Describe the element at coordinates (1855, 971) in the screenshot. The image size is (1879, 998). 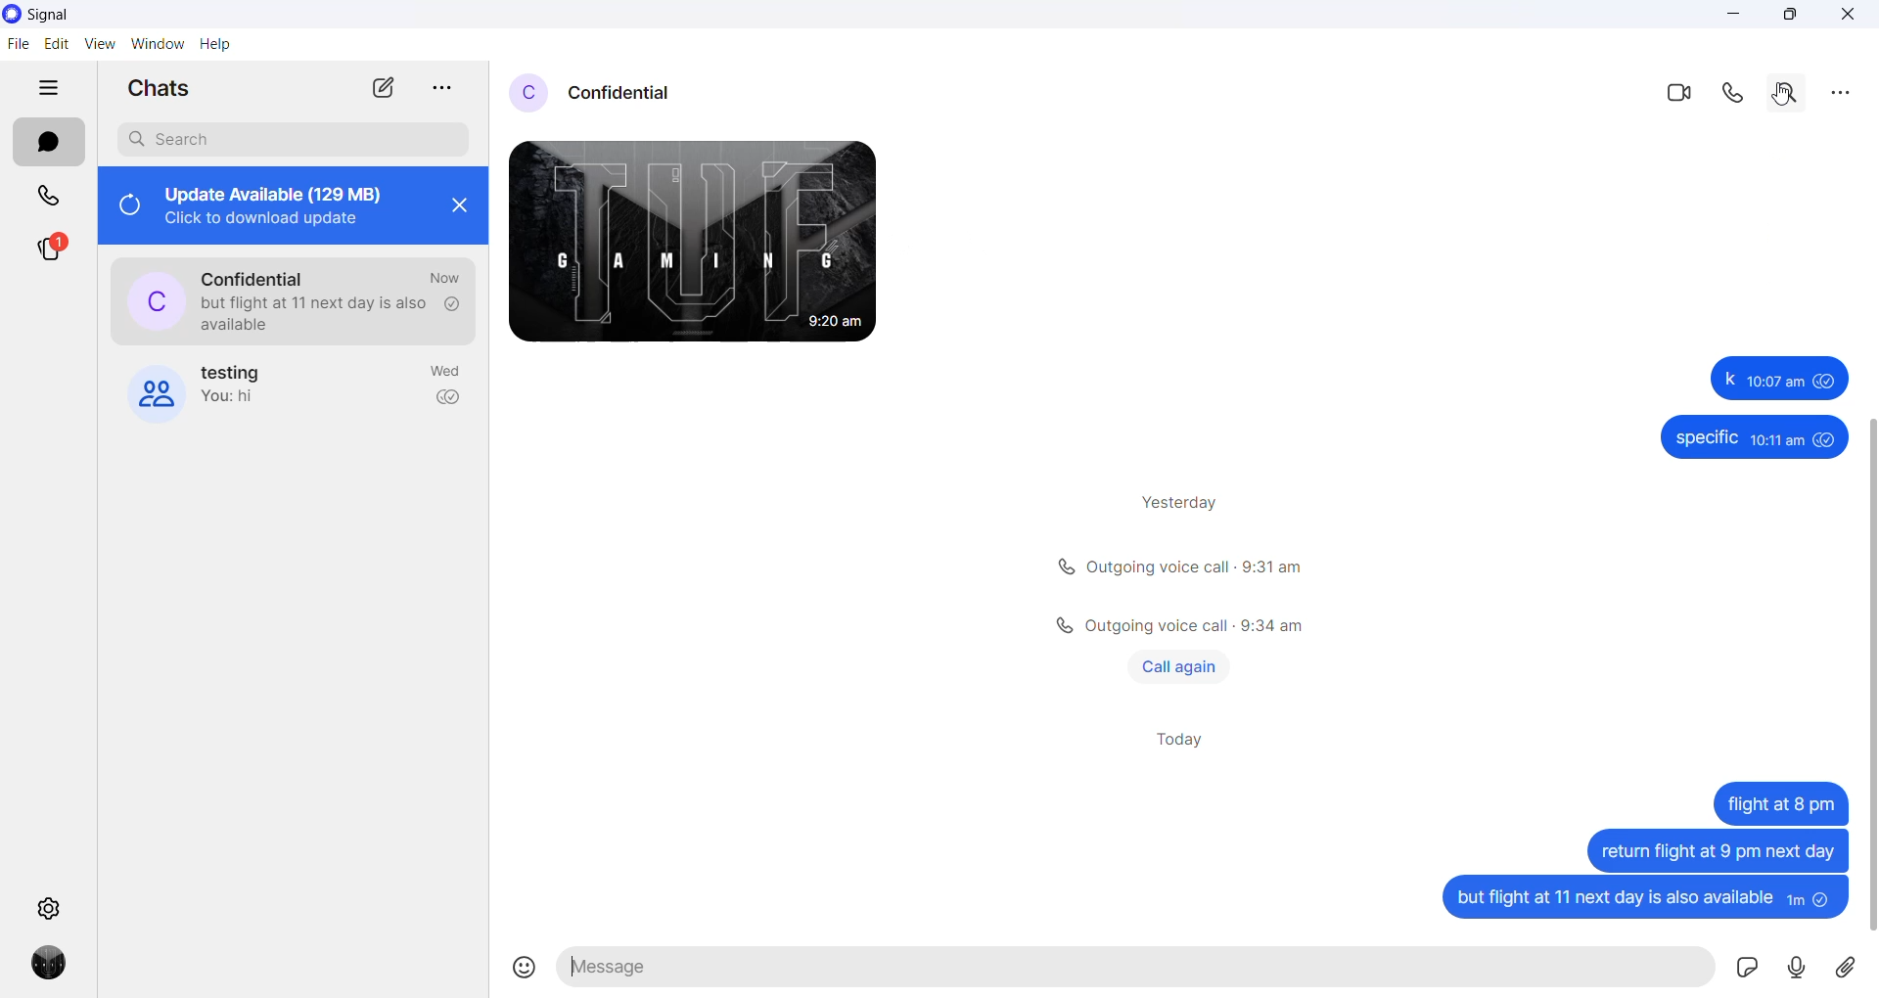
I see `share attachment` at that location.